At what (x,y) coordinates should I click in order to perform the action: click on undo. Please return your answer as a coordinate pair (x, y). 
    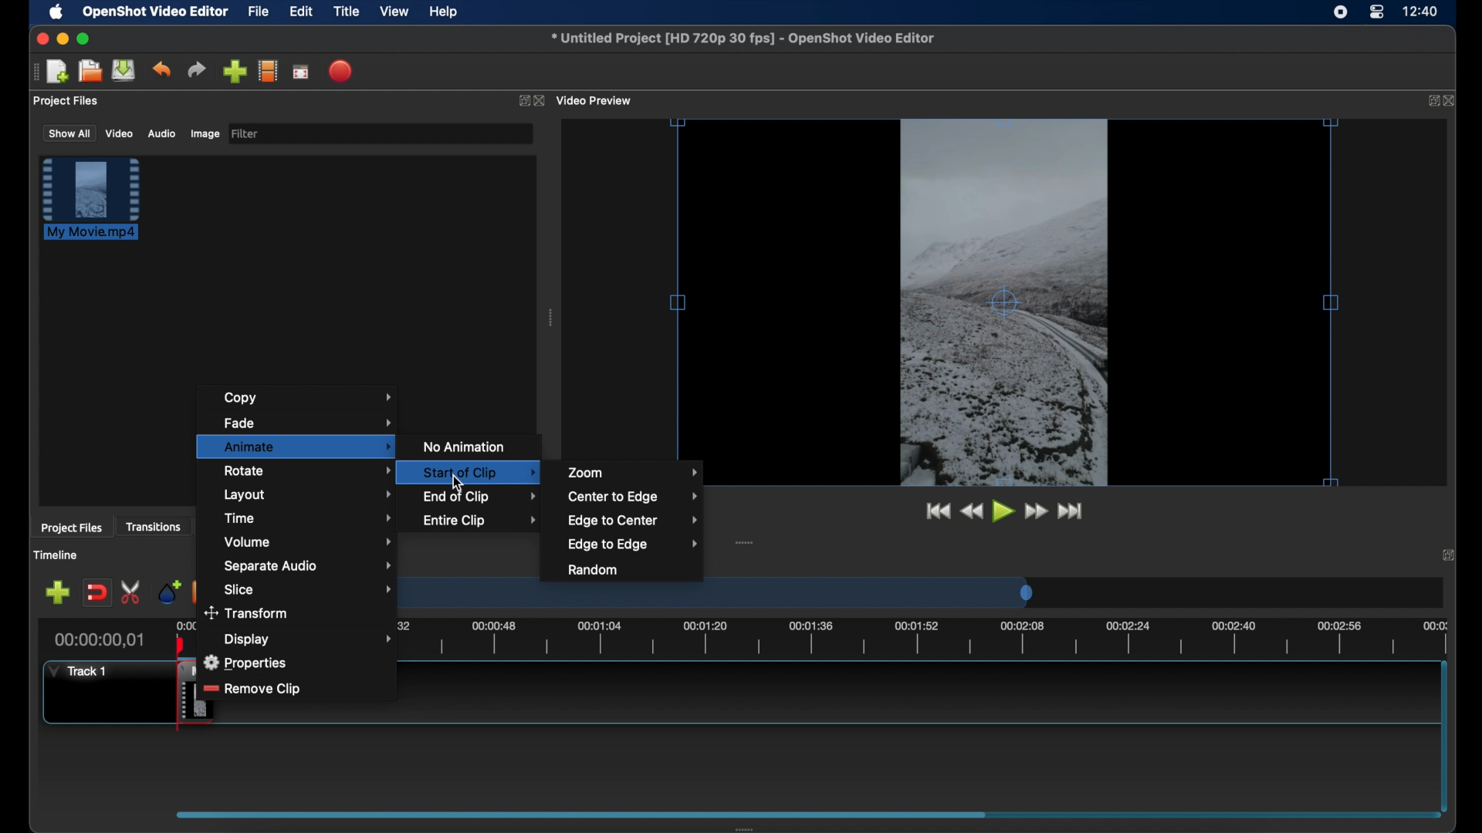
    Looking at the image, I should click on (161, 69).